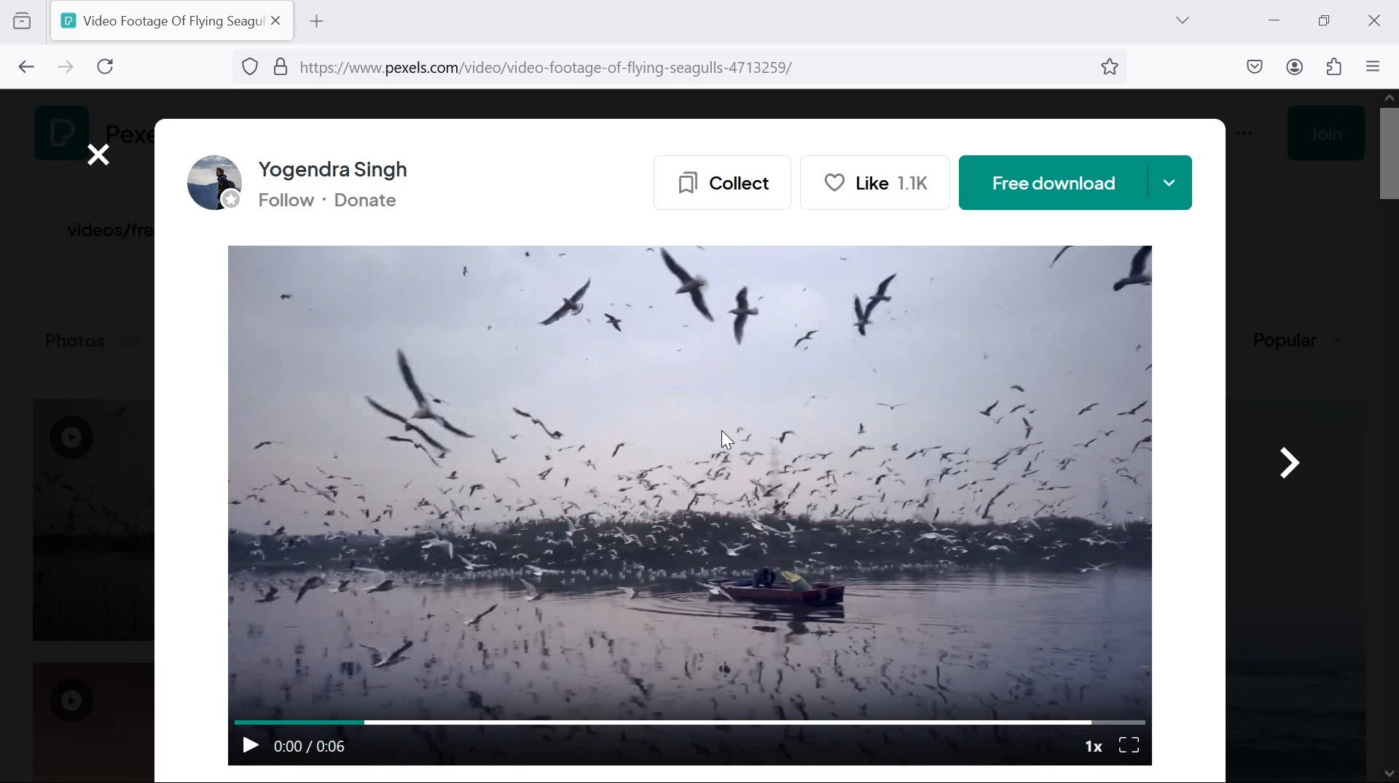 The image size is (1399, 783). Describe the element at coordinates (1376, 68) in the screenshot. I see `open application menu` at that location.